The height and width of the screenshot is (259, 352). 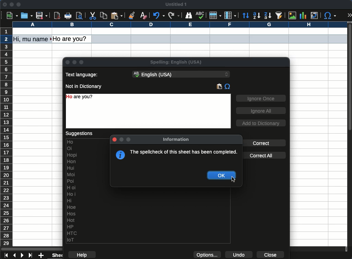 I want to click on correct, so click(x=264, y=143).